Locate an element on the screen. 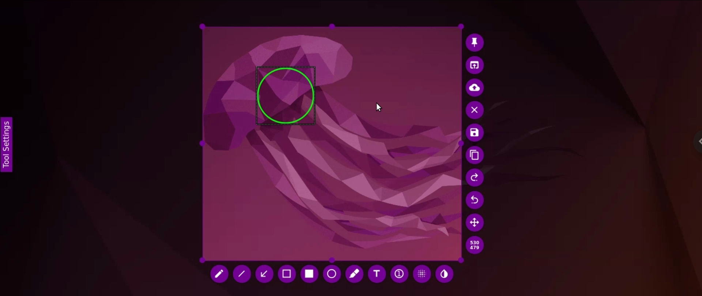 Image resolution: width=702 pixels, height=296 pixels. auto incrementing counter bubble is located at coordinates (398, 274).